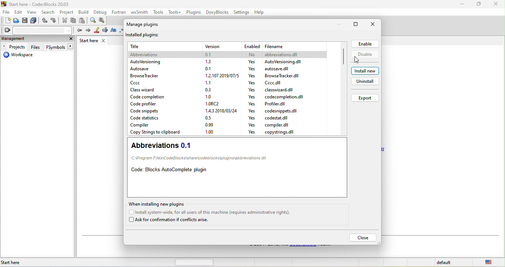 The image size is (505, 267). Describe the element at coordinates (251, 104) in the screenshot. I see `yes` at that location.